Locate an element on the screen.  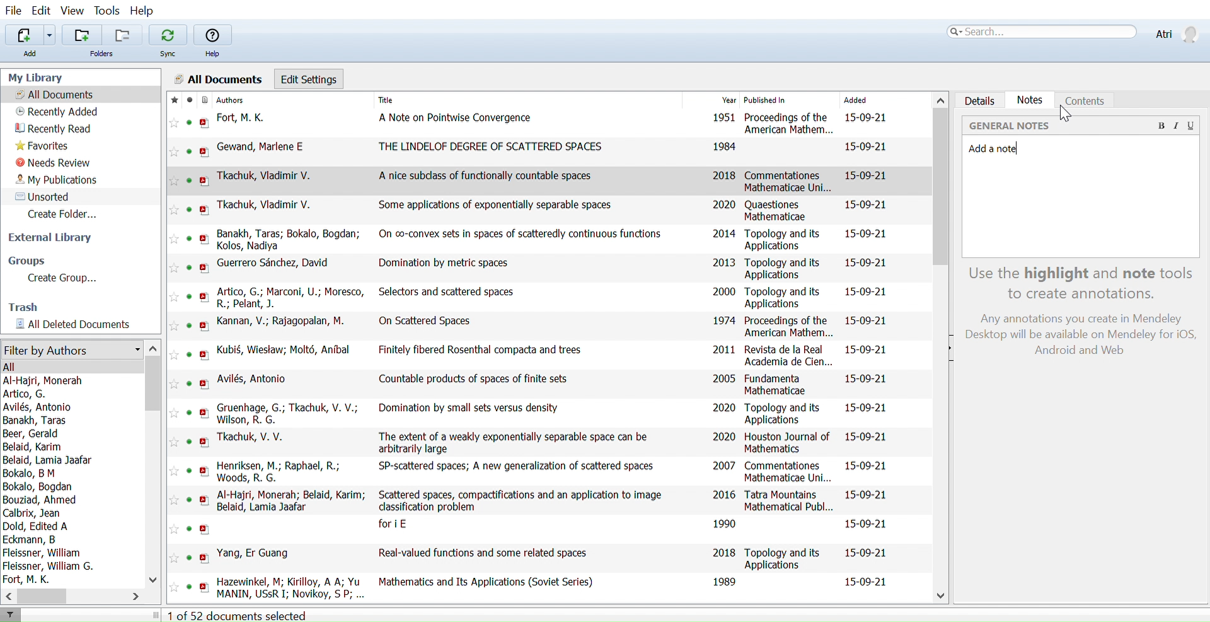
Horizontal scrollbar for filter by auhtors is located at coordinates (42, 596).